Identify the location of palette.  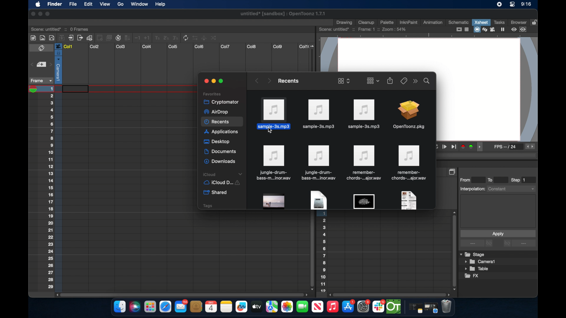
(387, 22).